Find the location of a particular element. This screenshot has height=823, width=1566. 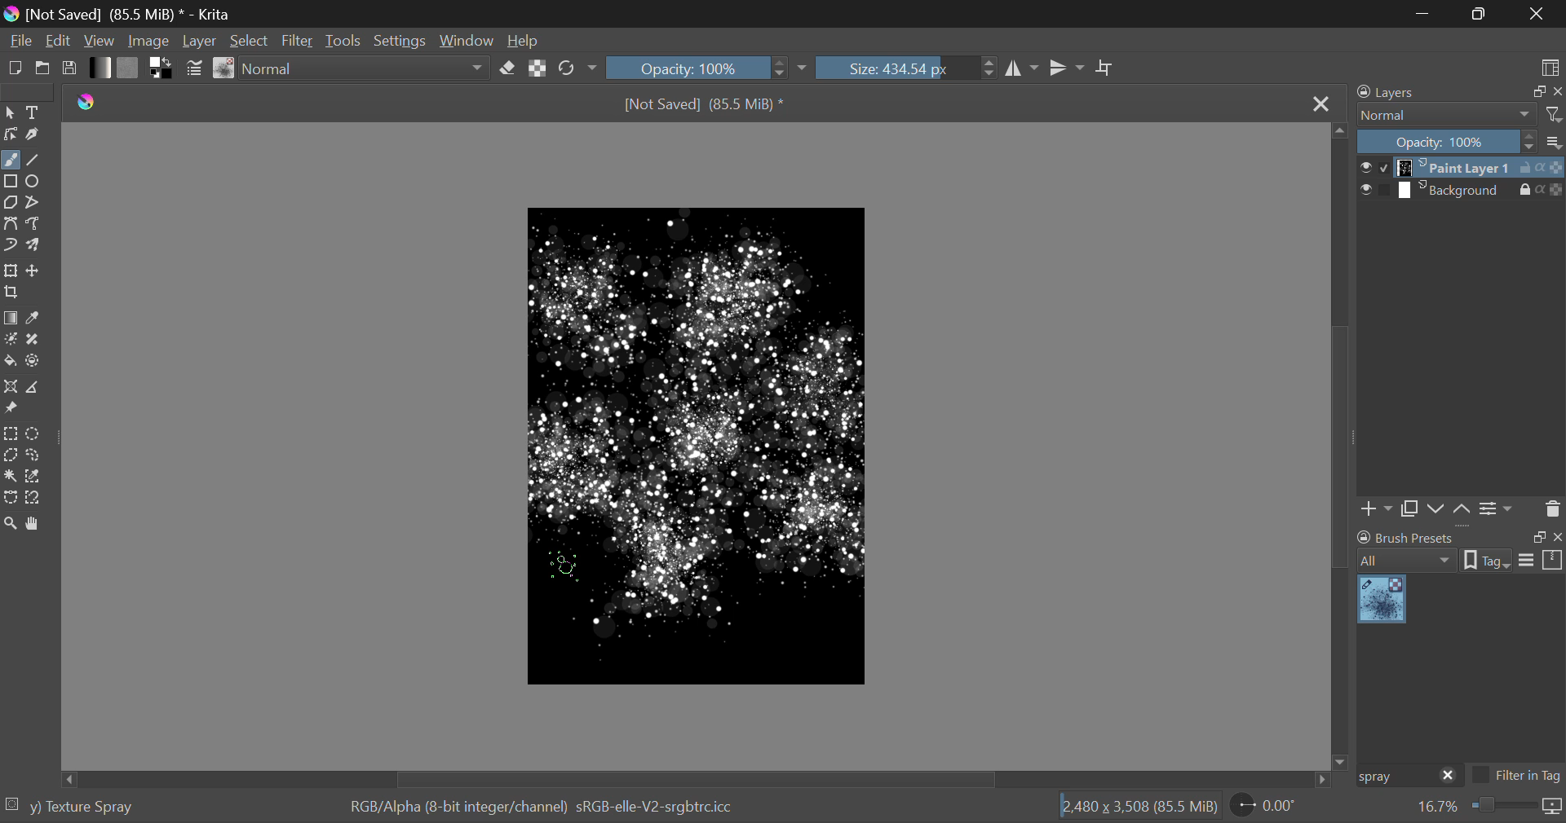

Rectangular Selection is located at coordinates (11, 434).